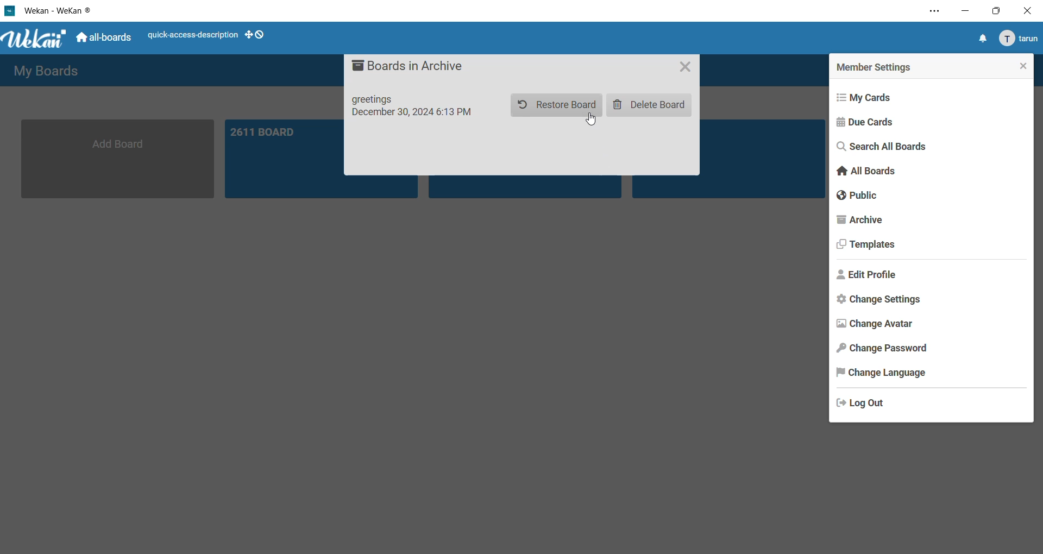  What do you see at coordinates (554, 104) in the screenshot?
I see `restore board` at bounding box center [554, 104].